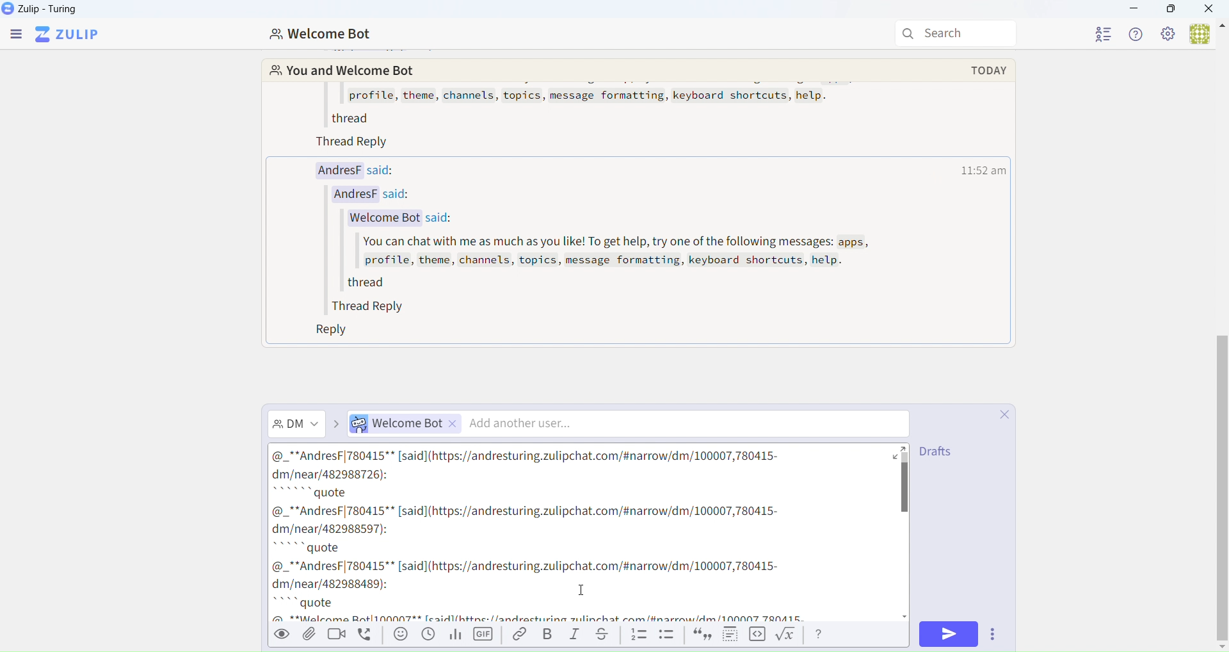 This screenshot has height=652, width=1229. I want to click on help, so click(821, 635).